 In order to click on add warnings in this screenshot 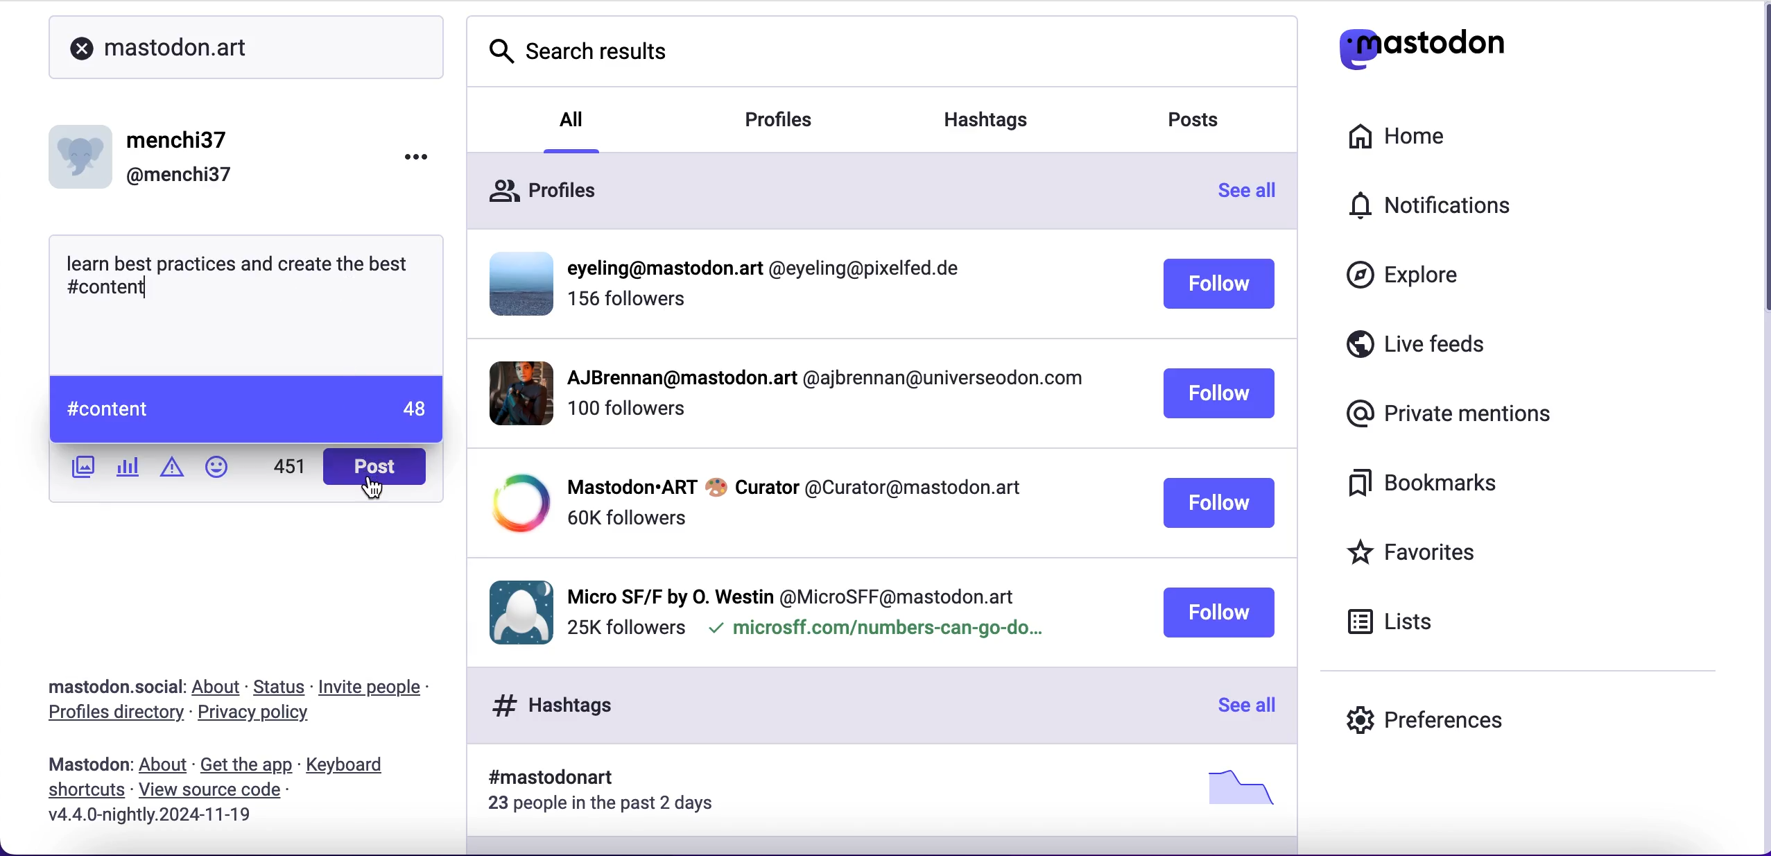, I will do `click(171, 472)`.